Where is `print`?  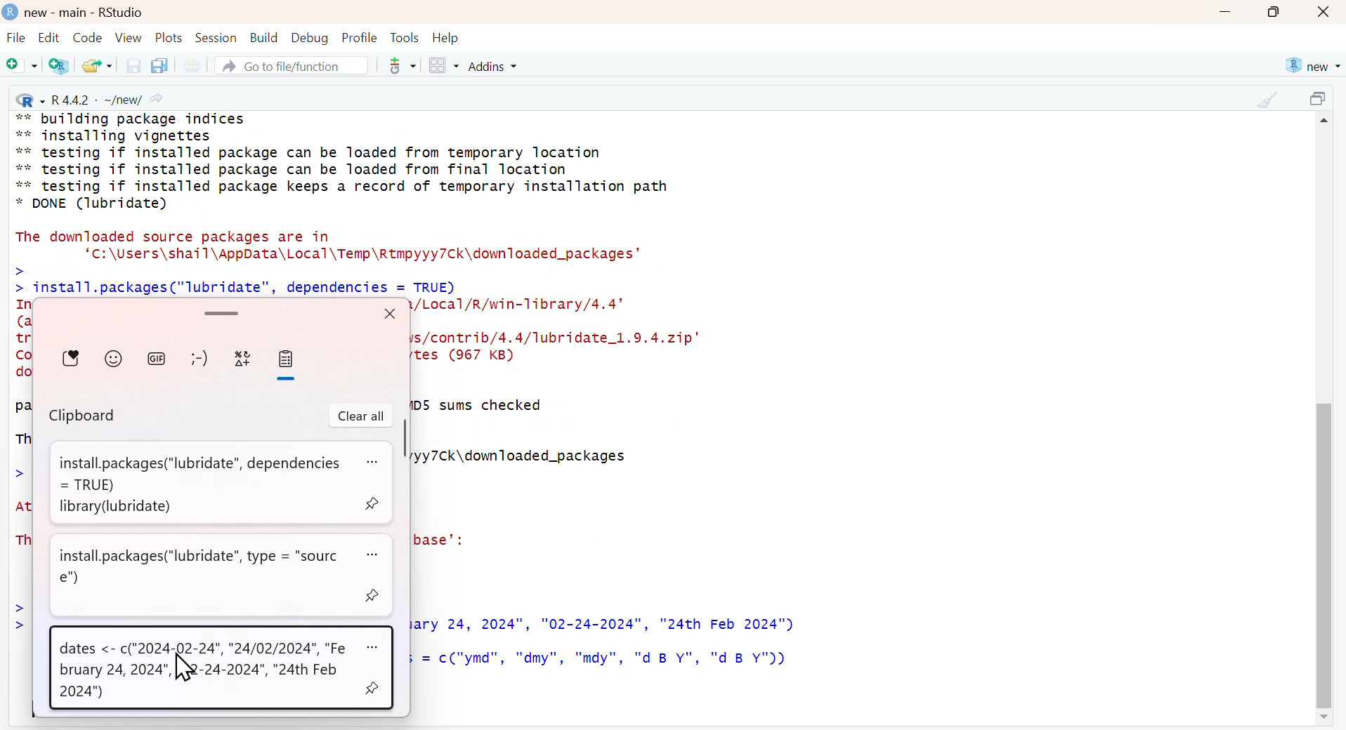
print is located at coordinates (191, 66).